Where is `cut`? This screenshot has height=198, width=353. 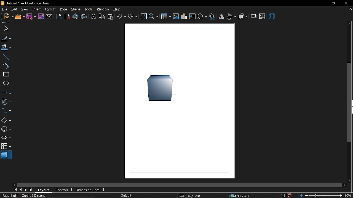 cut is located at coordinates (93, 17).